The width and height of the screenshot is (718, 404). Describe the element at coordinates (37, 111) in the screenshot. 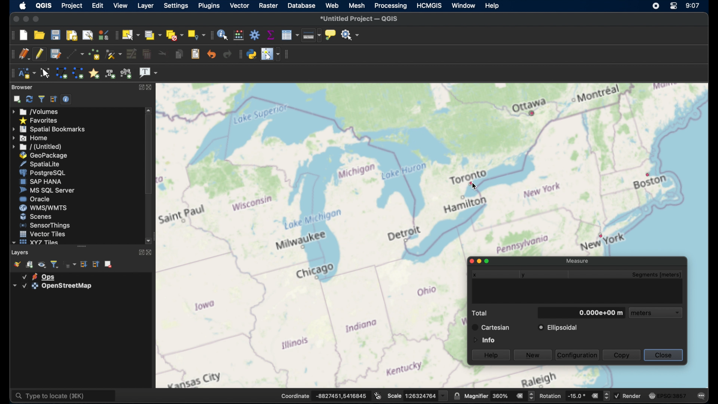

I see `volumes menu` at that location.